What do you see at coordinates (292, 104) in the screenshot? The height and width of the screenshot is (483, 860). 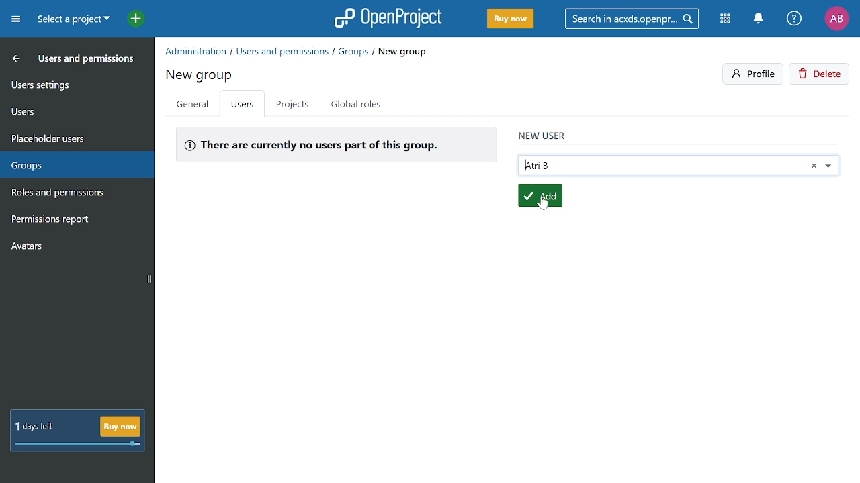 I see `Projects` at bounding box center [292, 104].